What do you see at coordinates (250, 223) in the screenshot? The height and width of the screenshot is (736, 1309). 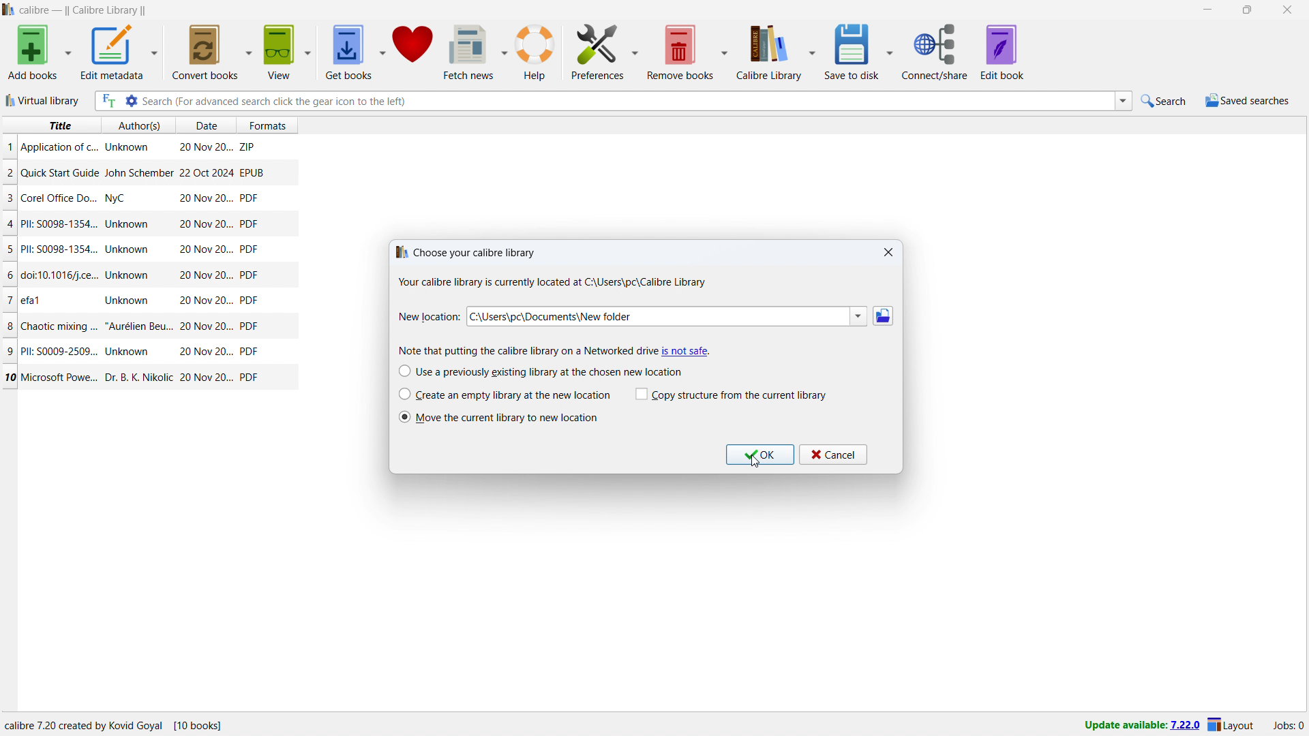 I see `PDF` at bounding box center [250, 223].